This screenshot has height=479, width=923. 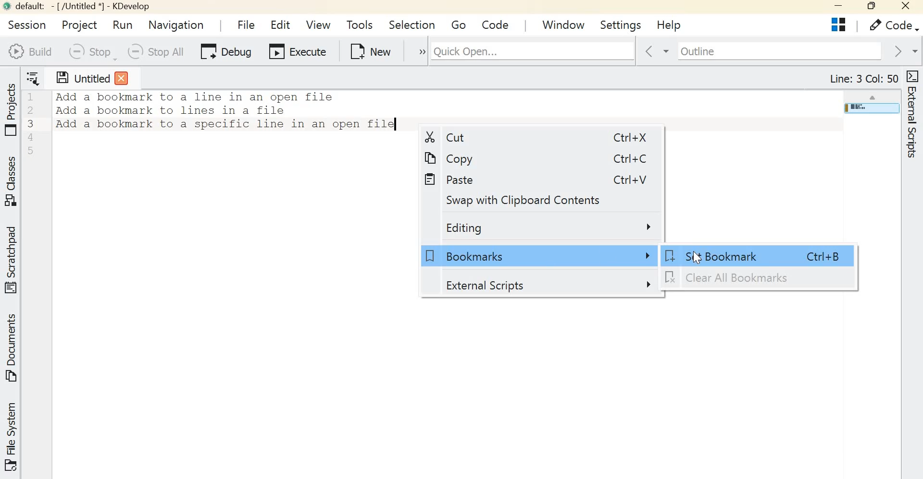 What do you see at coordinates (369, 50) in the screenshot?
I see `New` at bounding box center [369, 50].